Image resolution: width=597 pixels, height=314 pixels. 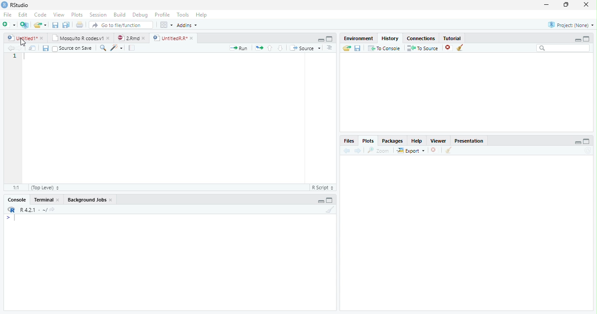 I want to click on Environment, so click(x=358, y=38).